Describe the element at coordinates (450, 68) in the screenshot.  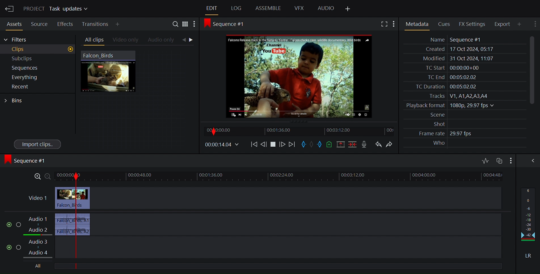
I see `TC Start 00:00:00+00` at that location.